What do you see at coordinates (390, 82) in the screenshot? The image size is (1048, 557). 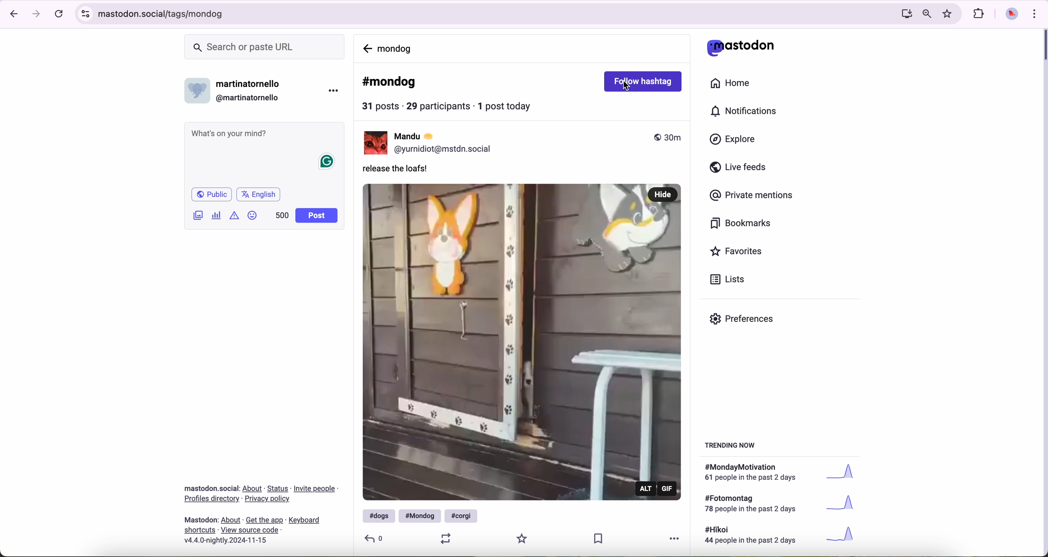 I see `#mondog` at bounding box center [390, 82].